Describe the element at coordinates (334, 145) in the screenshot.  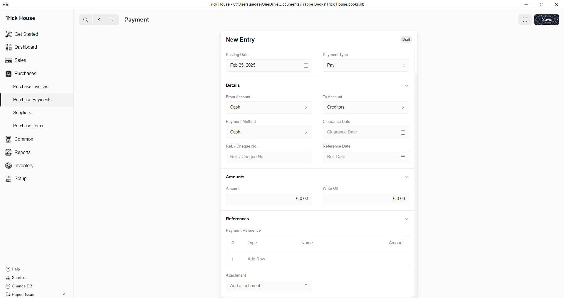
I see `Reference Date` at that location.